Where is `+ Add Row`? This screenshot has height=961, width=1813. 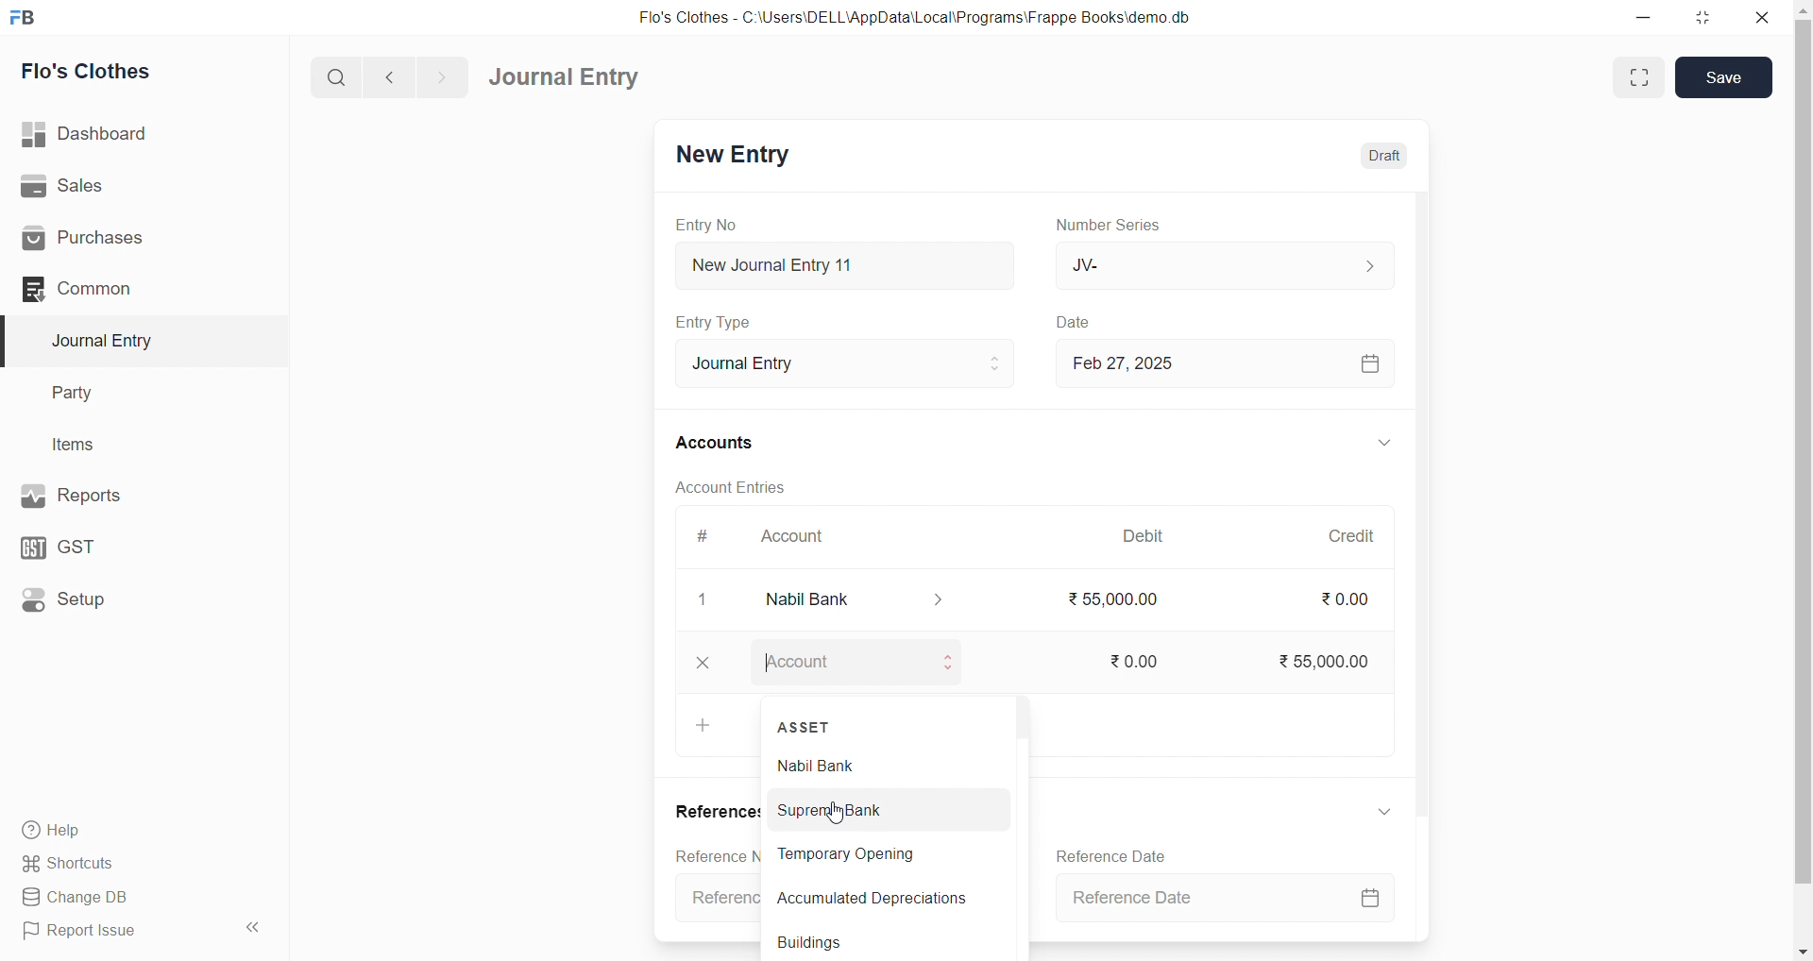 + Add Row is located at coordinates (707, 724).